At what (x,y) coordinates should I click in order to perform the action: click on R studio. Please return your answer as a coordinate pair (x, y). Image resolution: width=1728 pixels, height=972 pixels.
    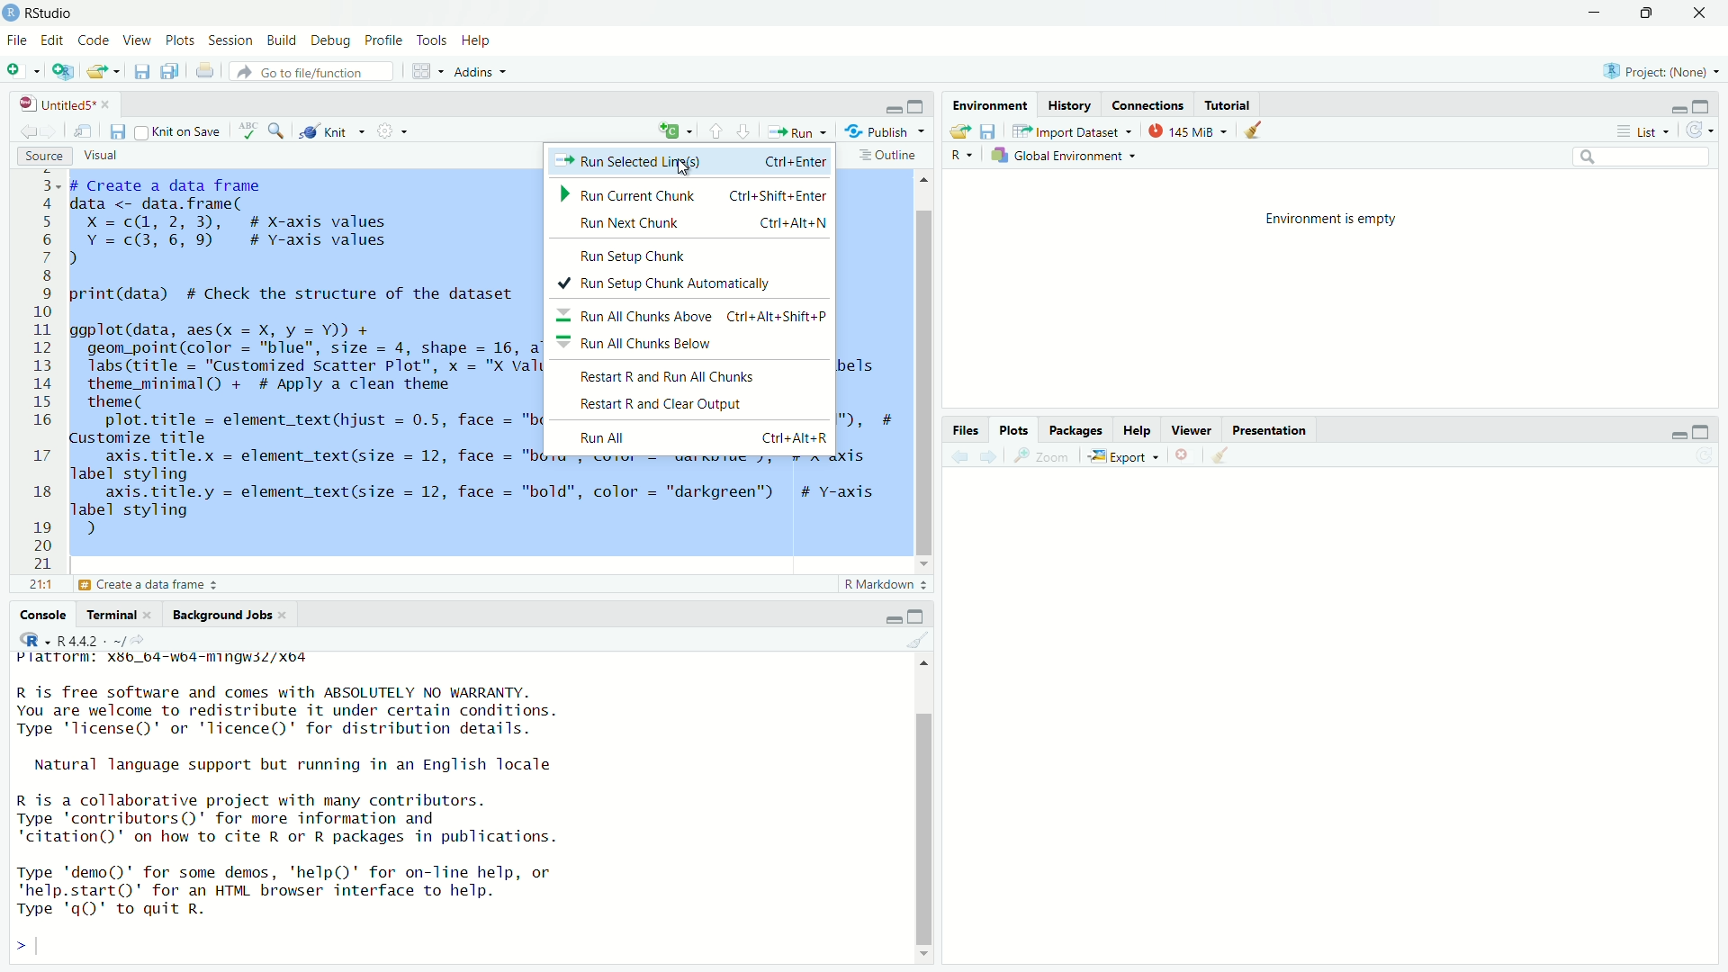
    Looking at the image, I should click on (49, 13).